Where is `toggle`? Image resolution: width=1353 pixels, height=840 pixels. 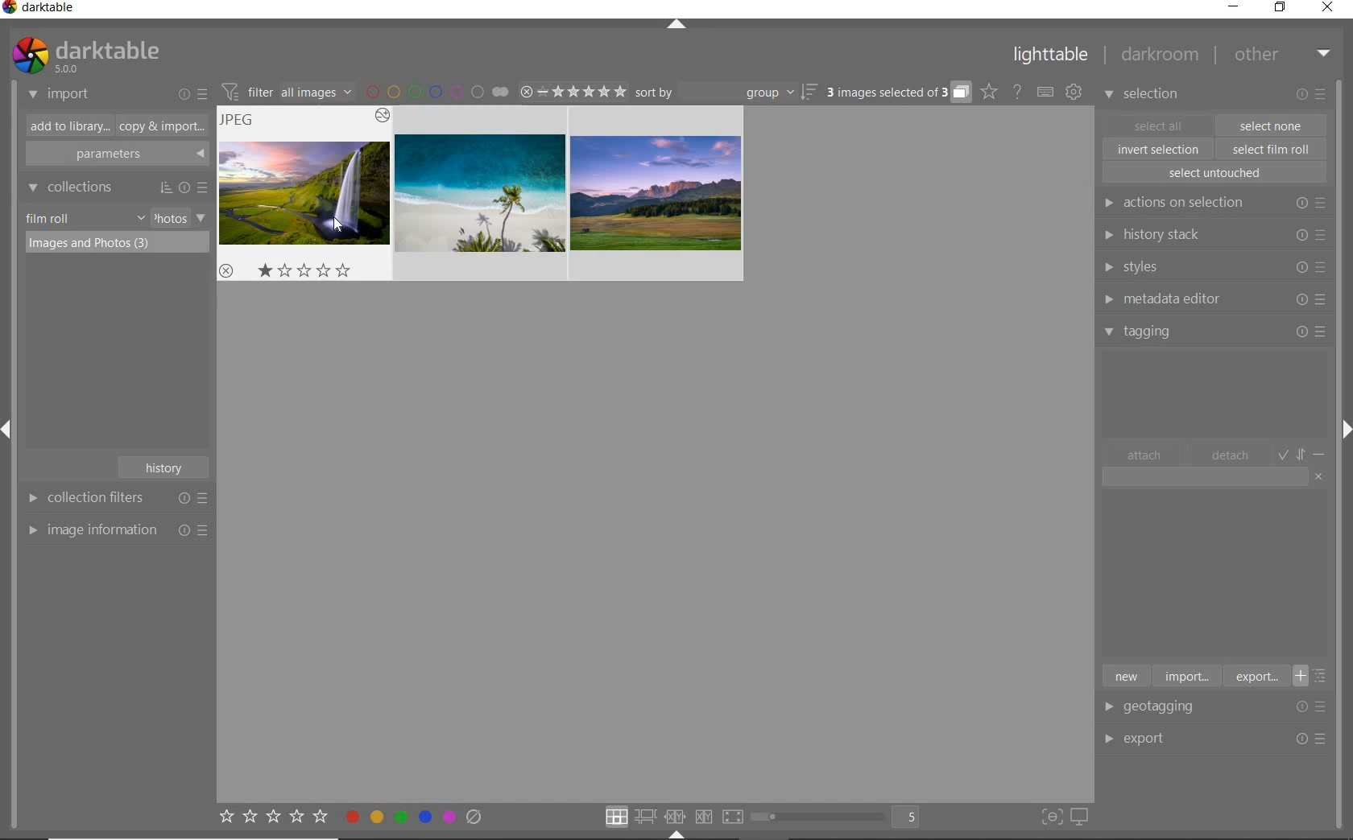
toggle is located at coordinates (1303, 453).